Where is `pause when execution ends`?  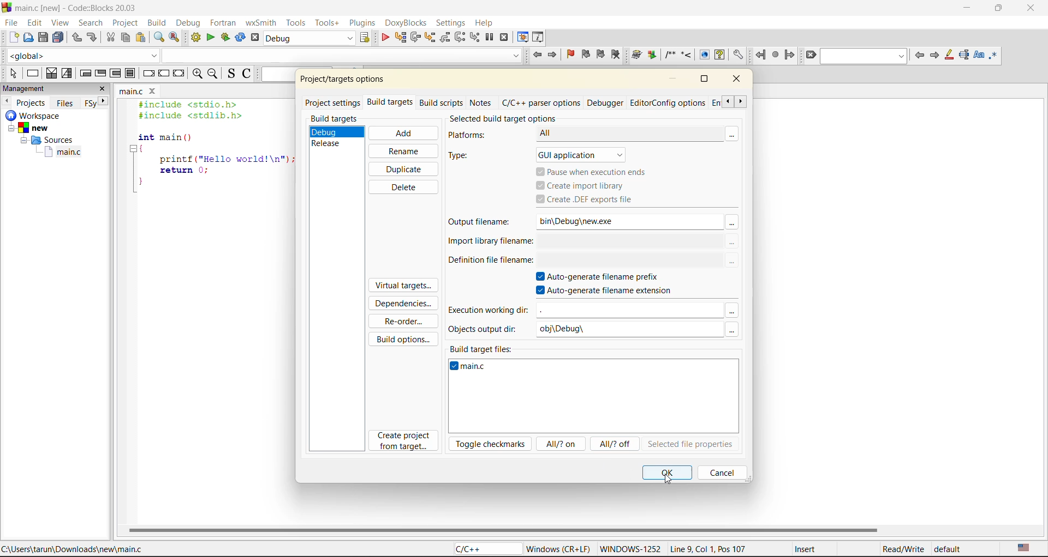
pause when execution ends is located at coordinates (595, 172).